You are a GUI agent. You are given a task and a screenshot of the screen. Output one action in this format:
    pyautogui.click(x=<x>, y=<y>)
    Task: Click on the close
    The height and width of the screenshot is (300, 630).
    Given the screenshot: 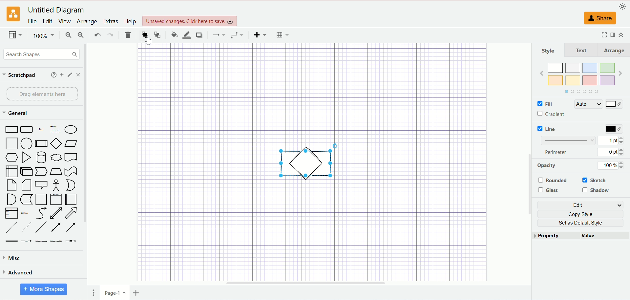 What is the action you would take?
    pyautogui.click(x=78, y=74)
    